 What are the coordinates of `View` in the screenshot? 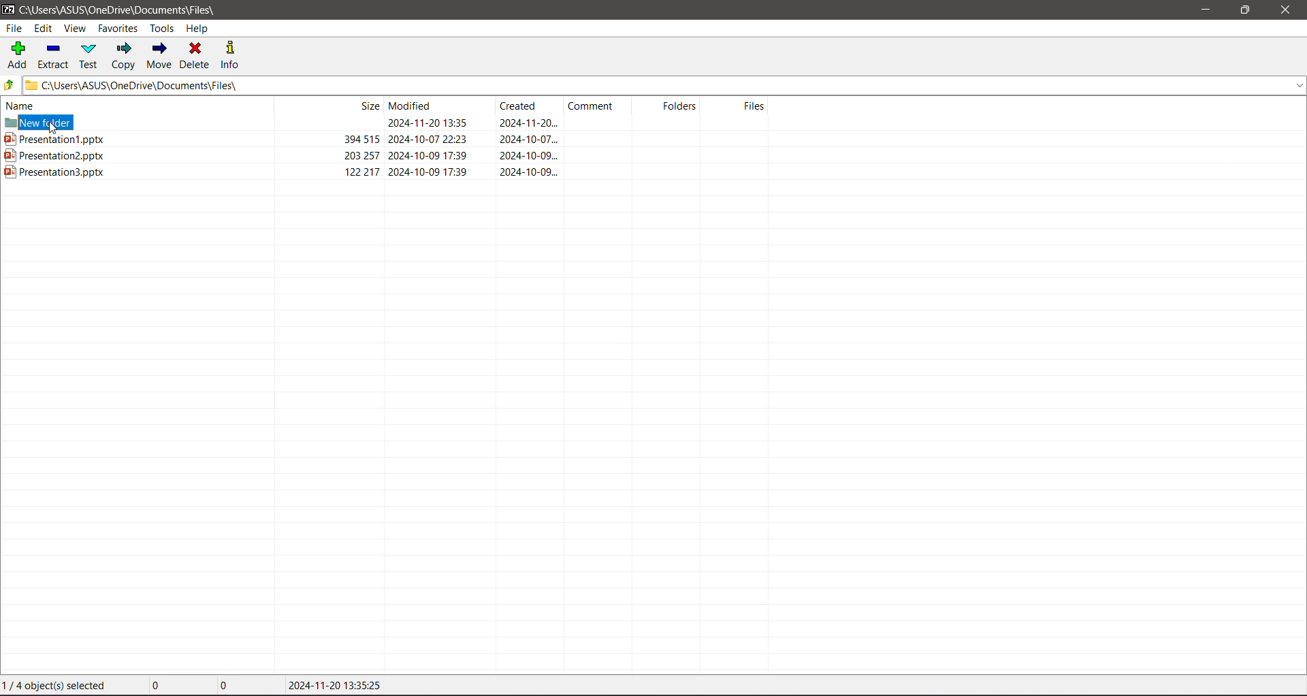 It's located at (74, 29).